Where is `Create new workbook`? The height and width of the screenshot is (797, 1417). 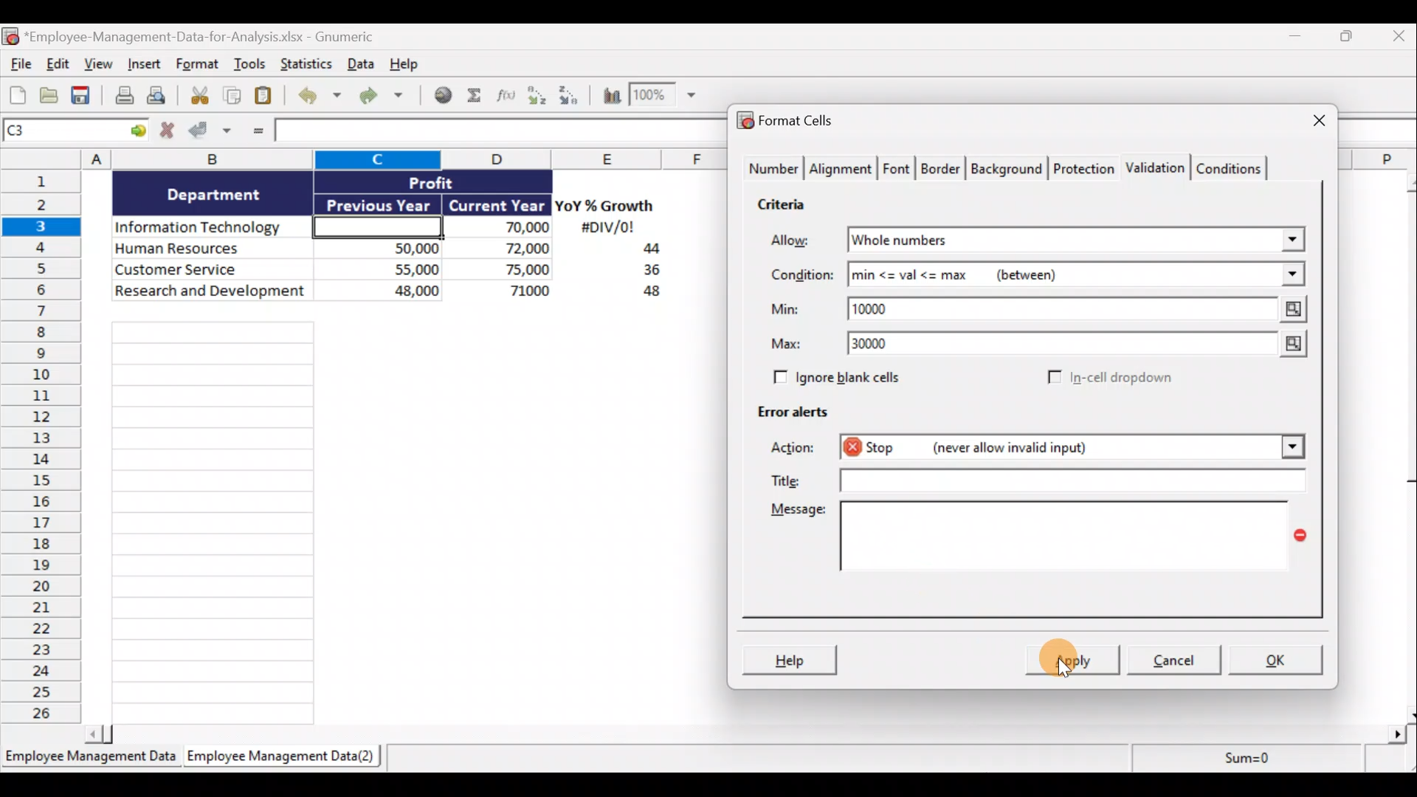 Create new workbook is located at coordinates (18, 94).